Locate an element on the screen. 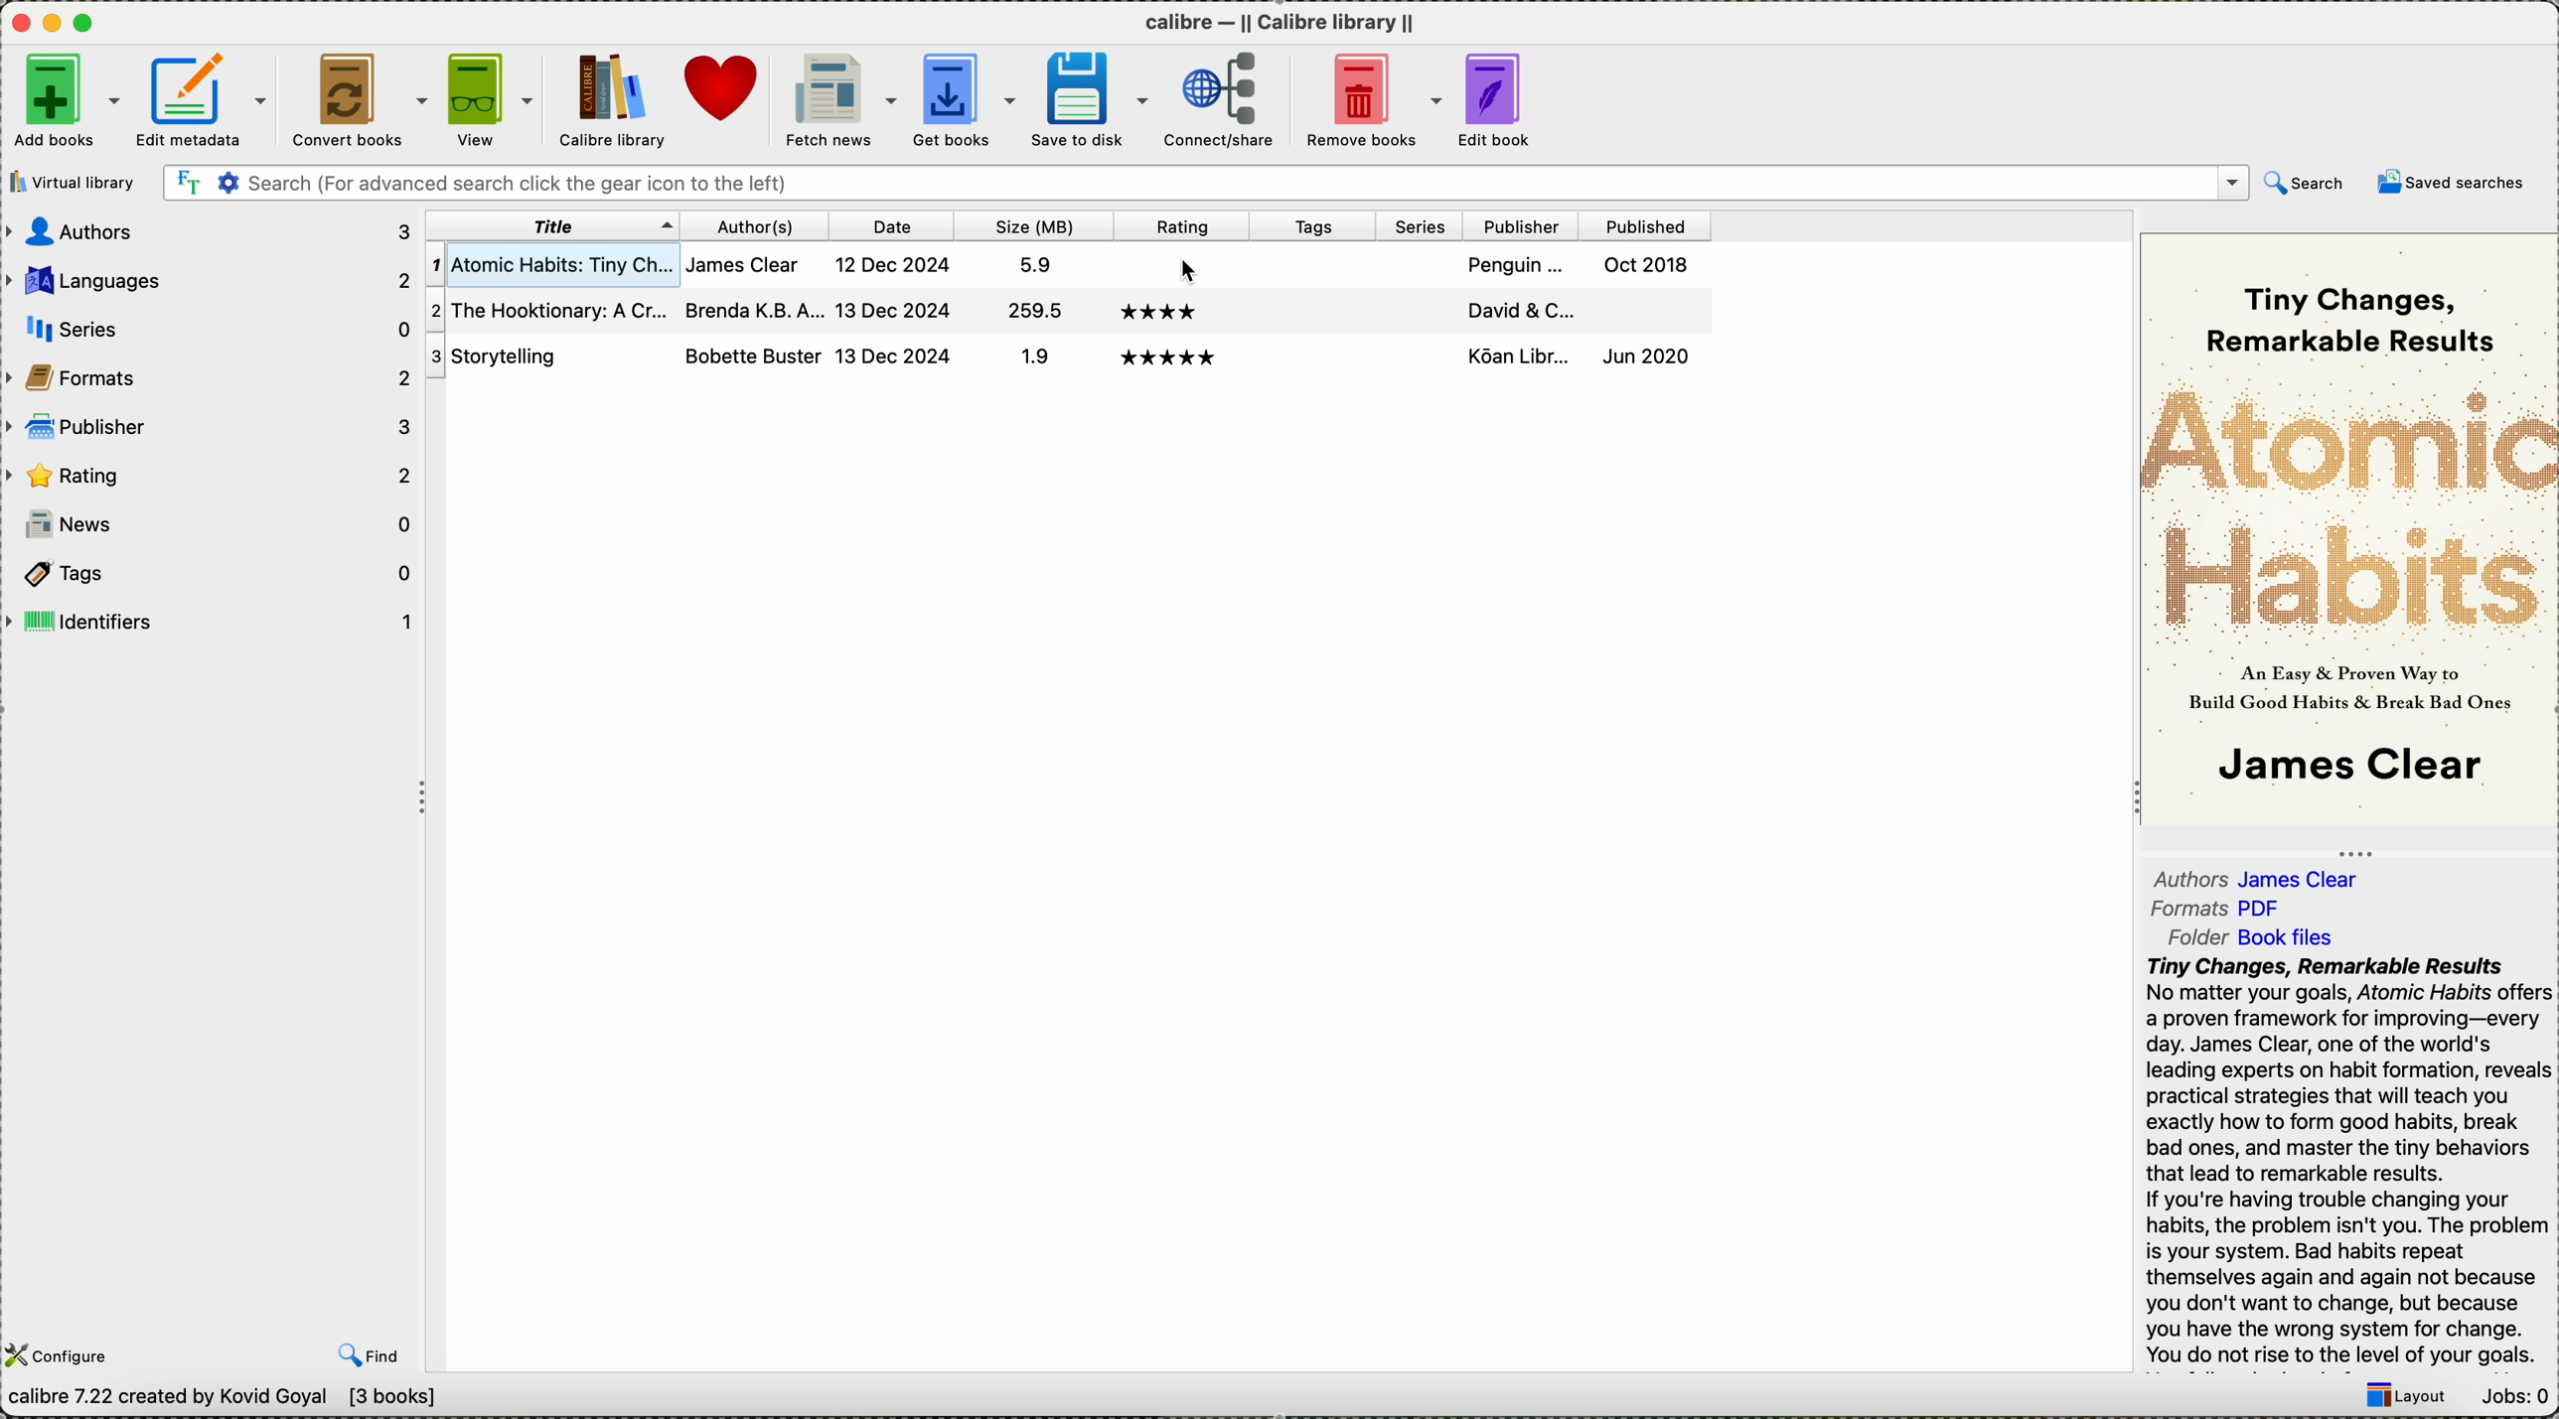 The width and height of the screenshot is (2559, 1419). Collapse is located at coordinates (427, 800).